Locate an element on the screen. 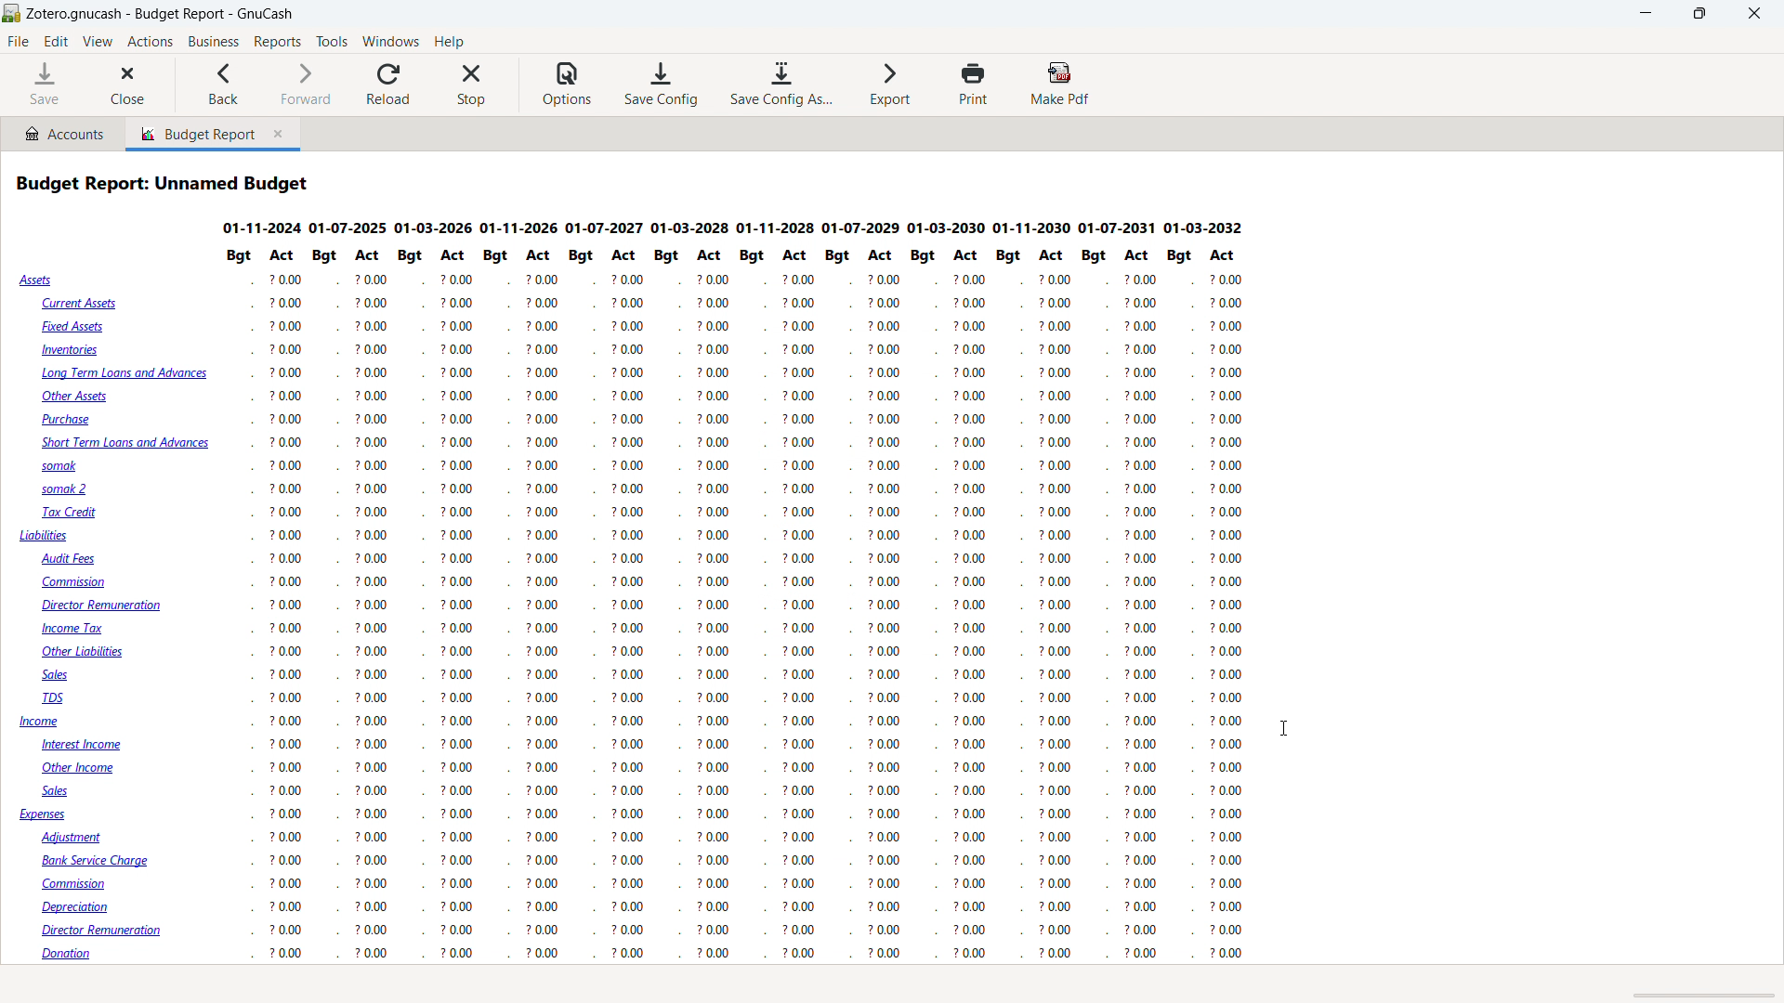  Commission is located at coordinates (78, 583).